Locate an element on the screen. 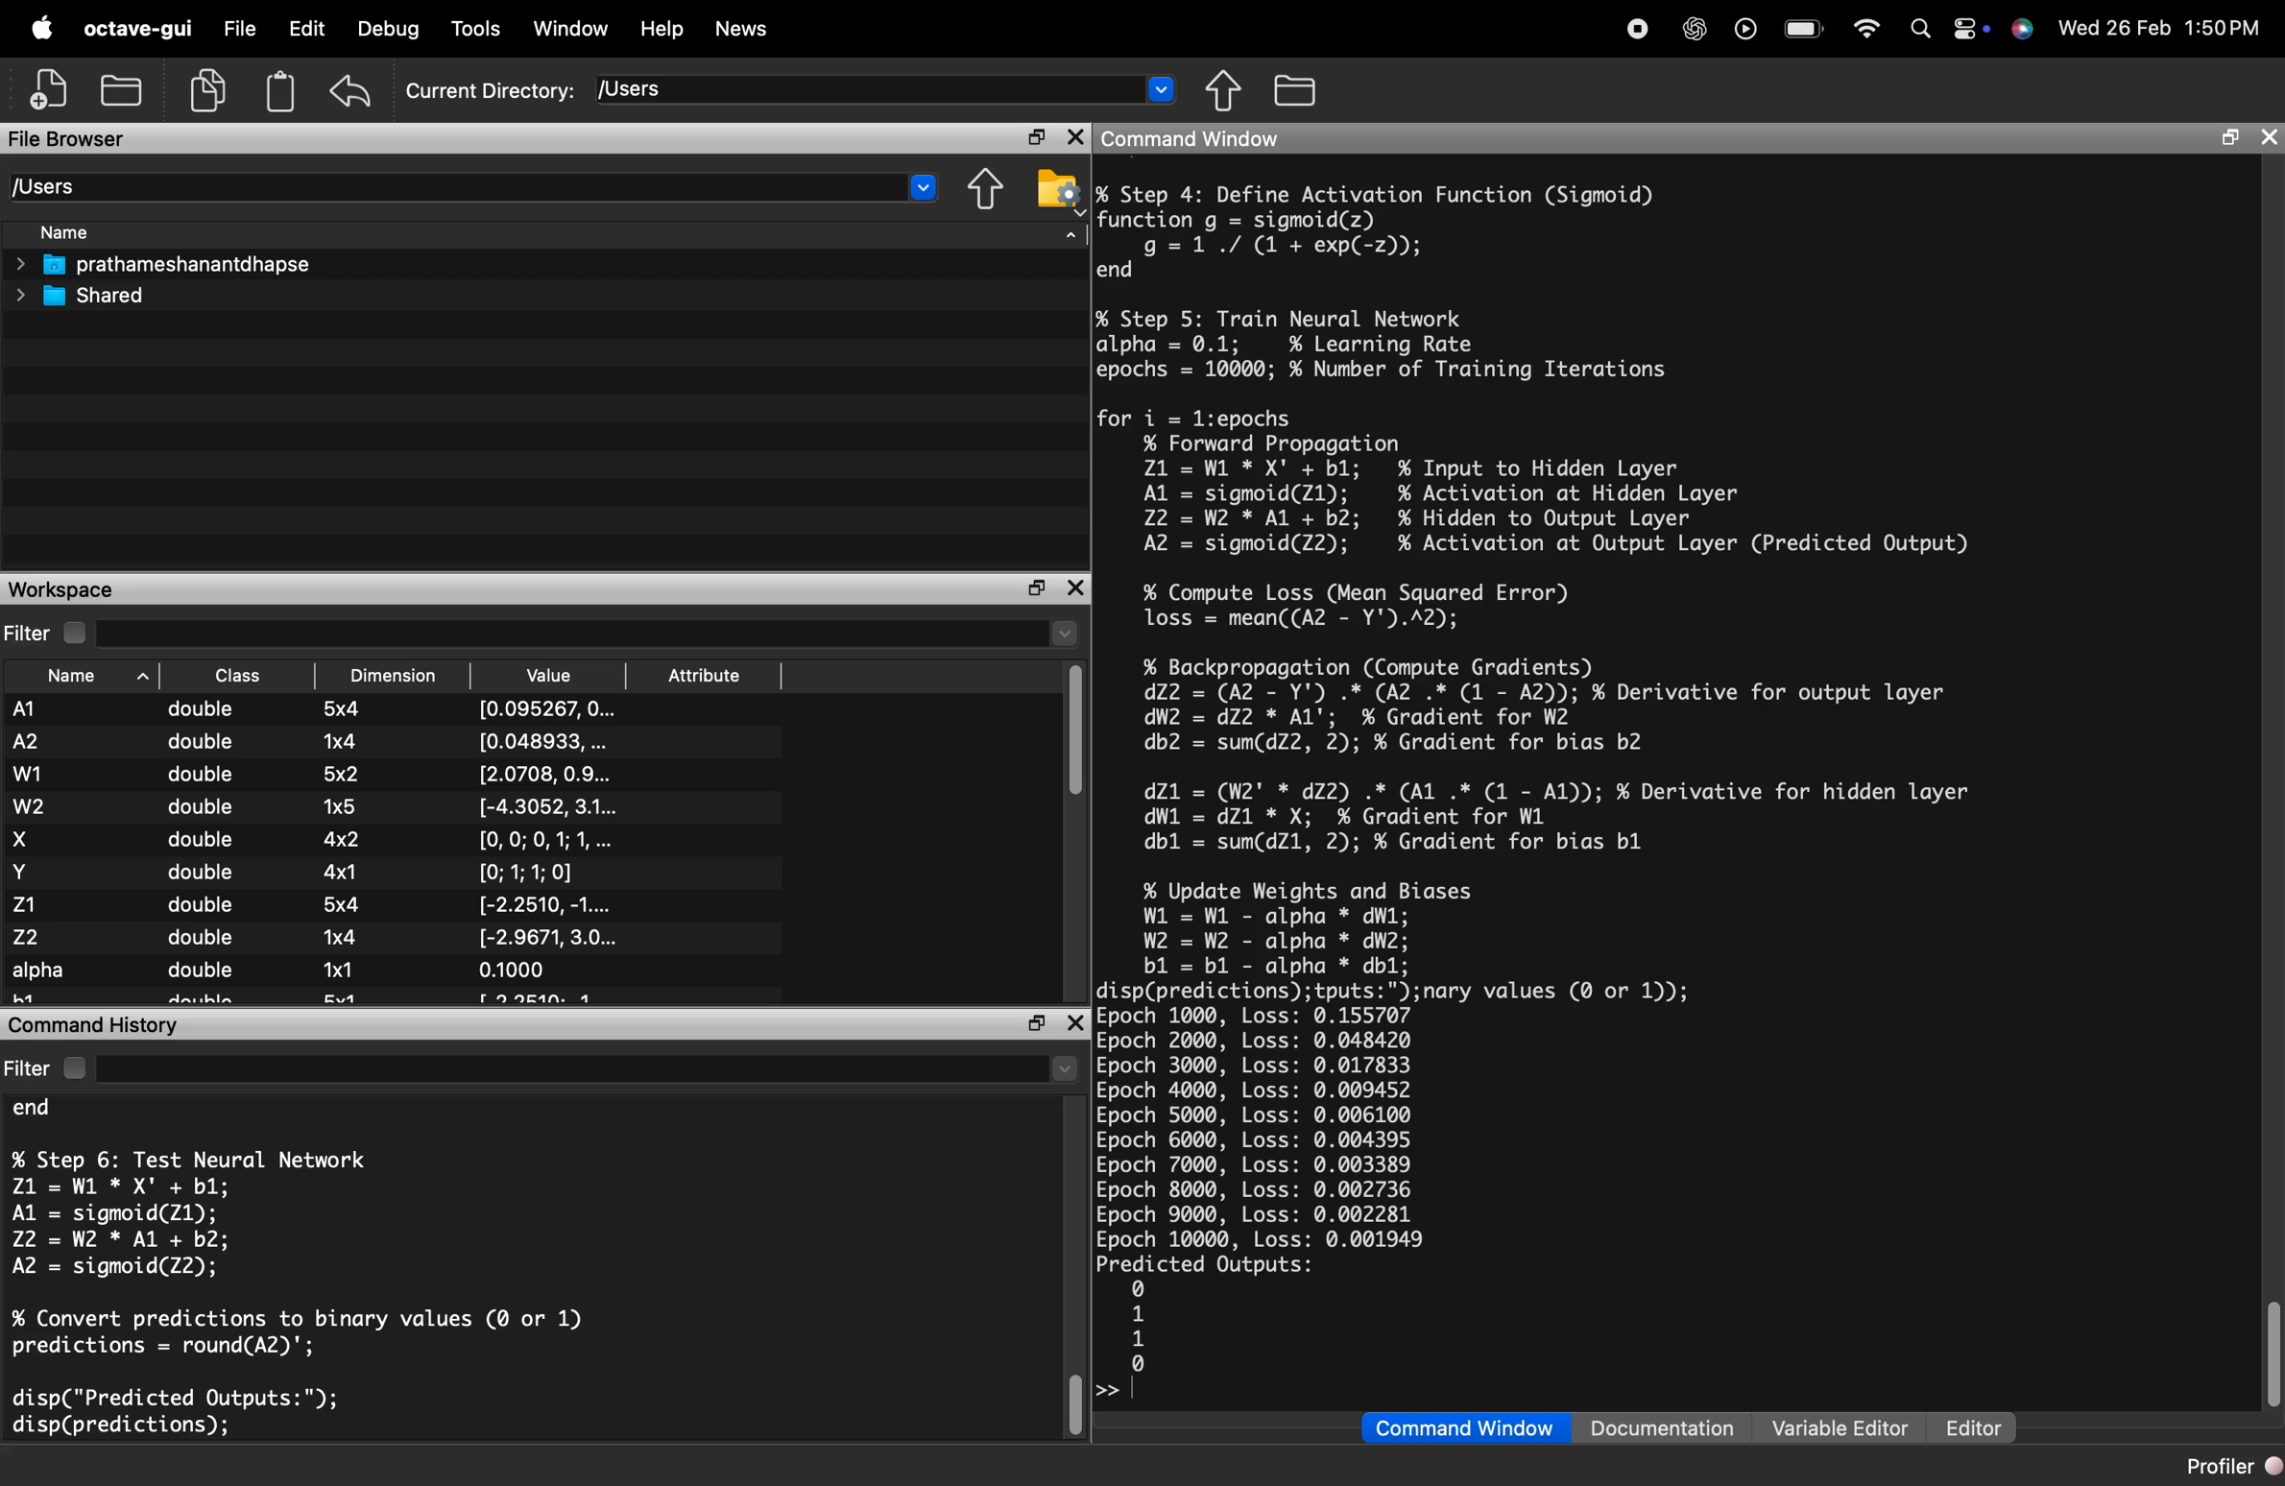  double is located at coordinates (202, 804).